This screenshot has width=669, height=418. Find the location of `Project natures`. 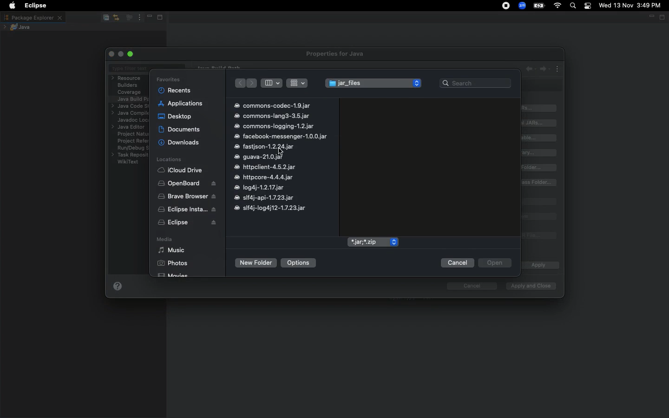

Project natures is located at coordinates (130, 135).